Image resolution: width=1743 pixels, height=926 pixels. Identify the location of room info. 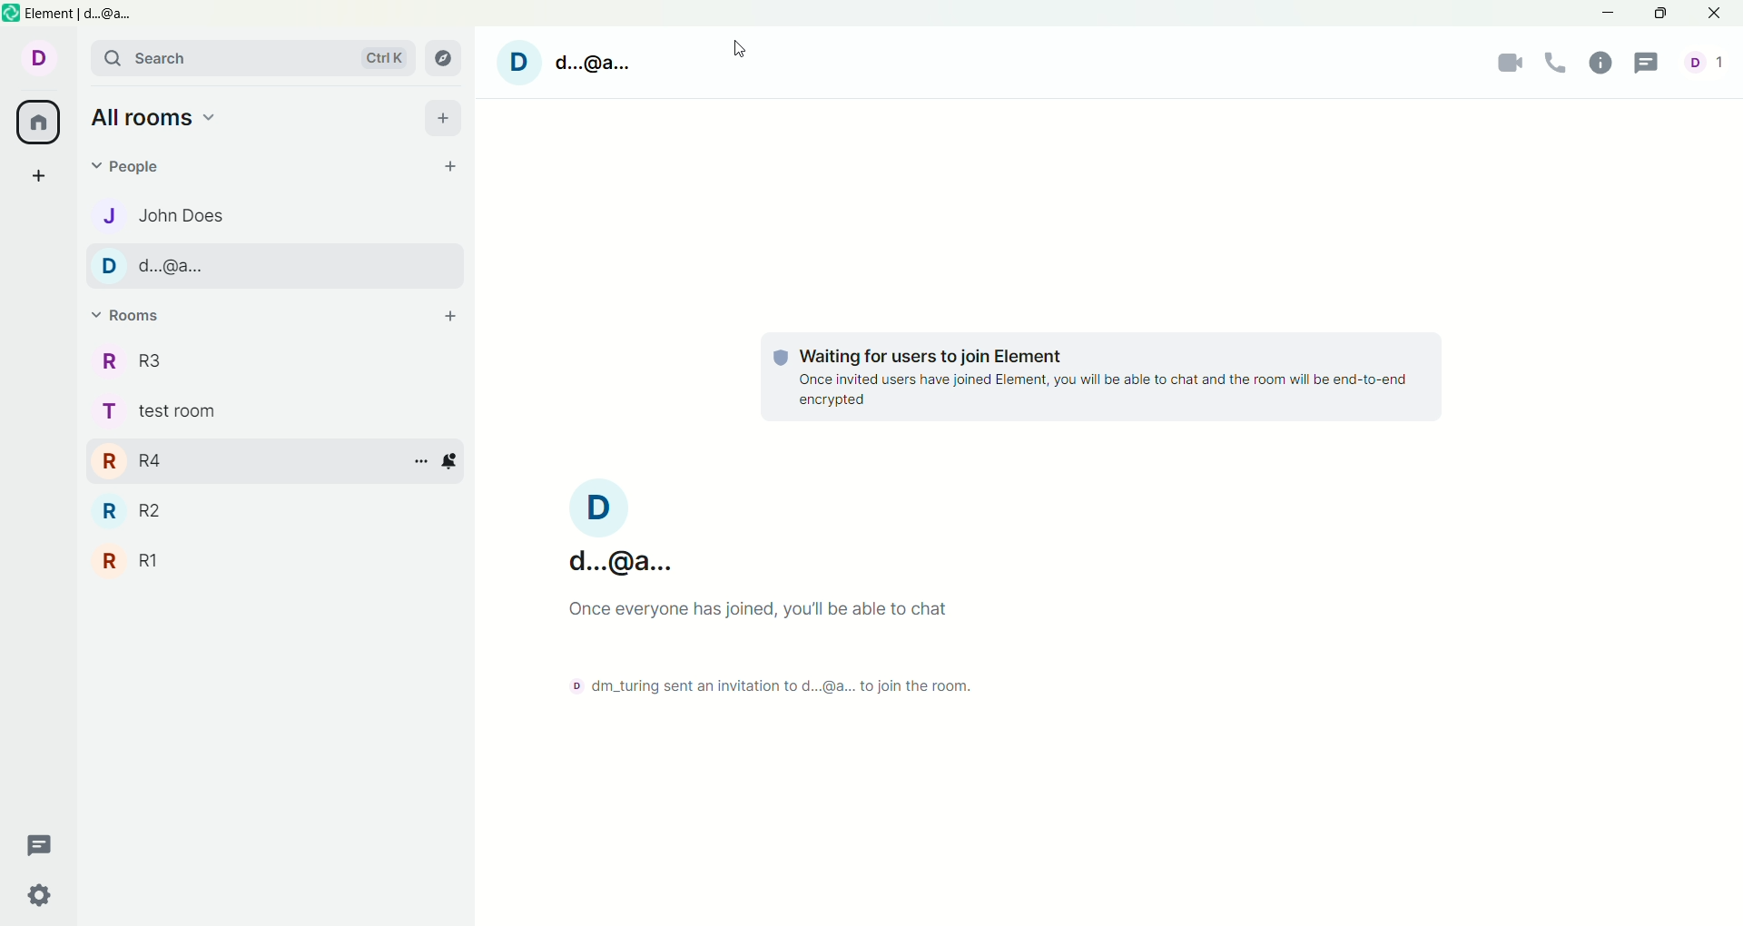
(1604, 62).